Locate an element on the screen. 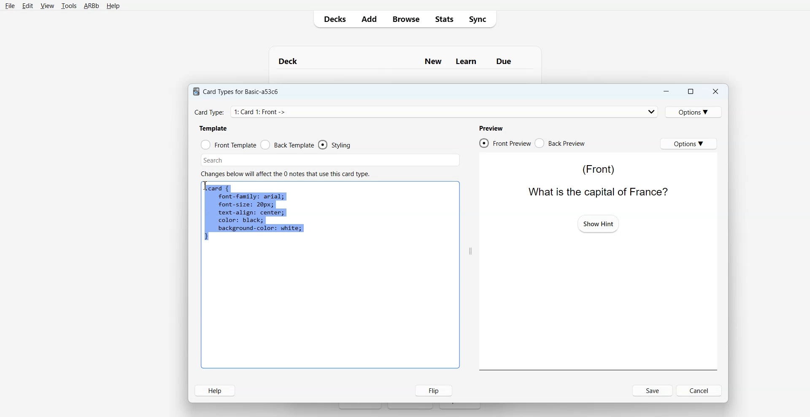  Deck New Learn Due is located at coordinates (400, 61).